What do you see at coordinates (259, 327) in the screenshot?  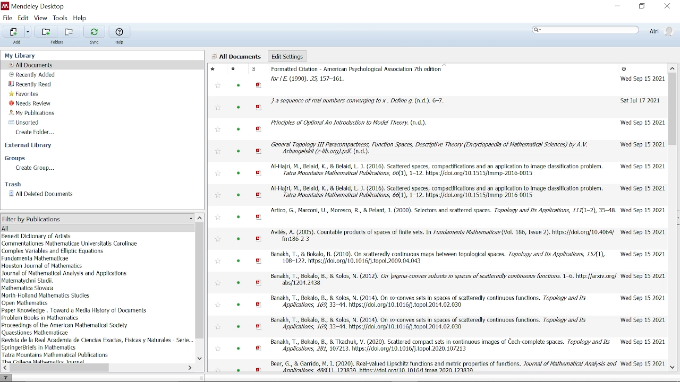 I see `pdf` at bounding box center [259, 327].